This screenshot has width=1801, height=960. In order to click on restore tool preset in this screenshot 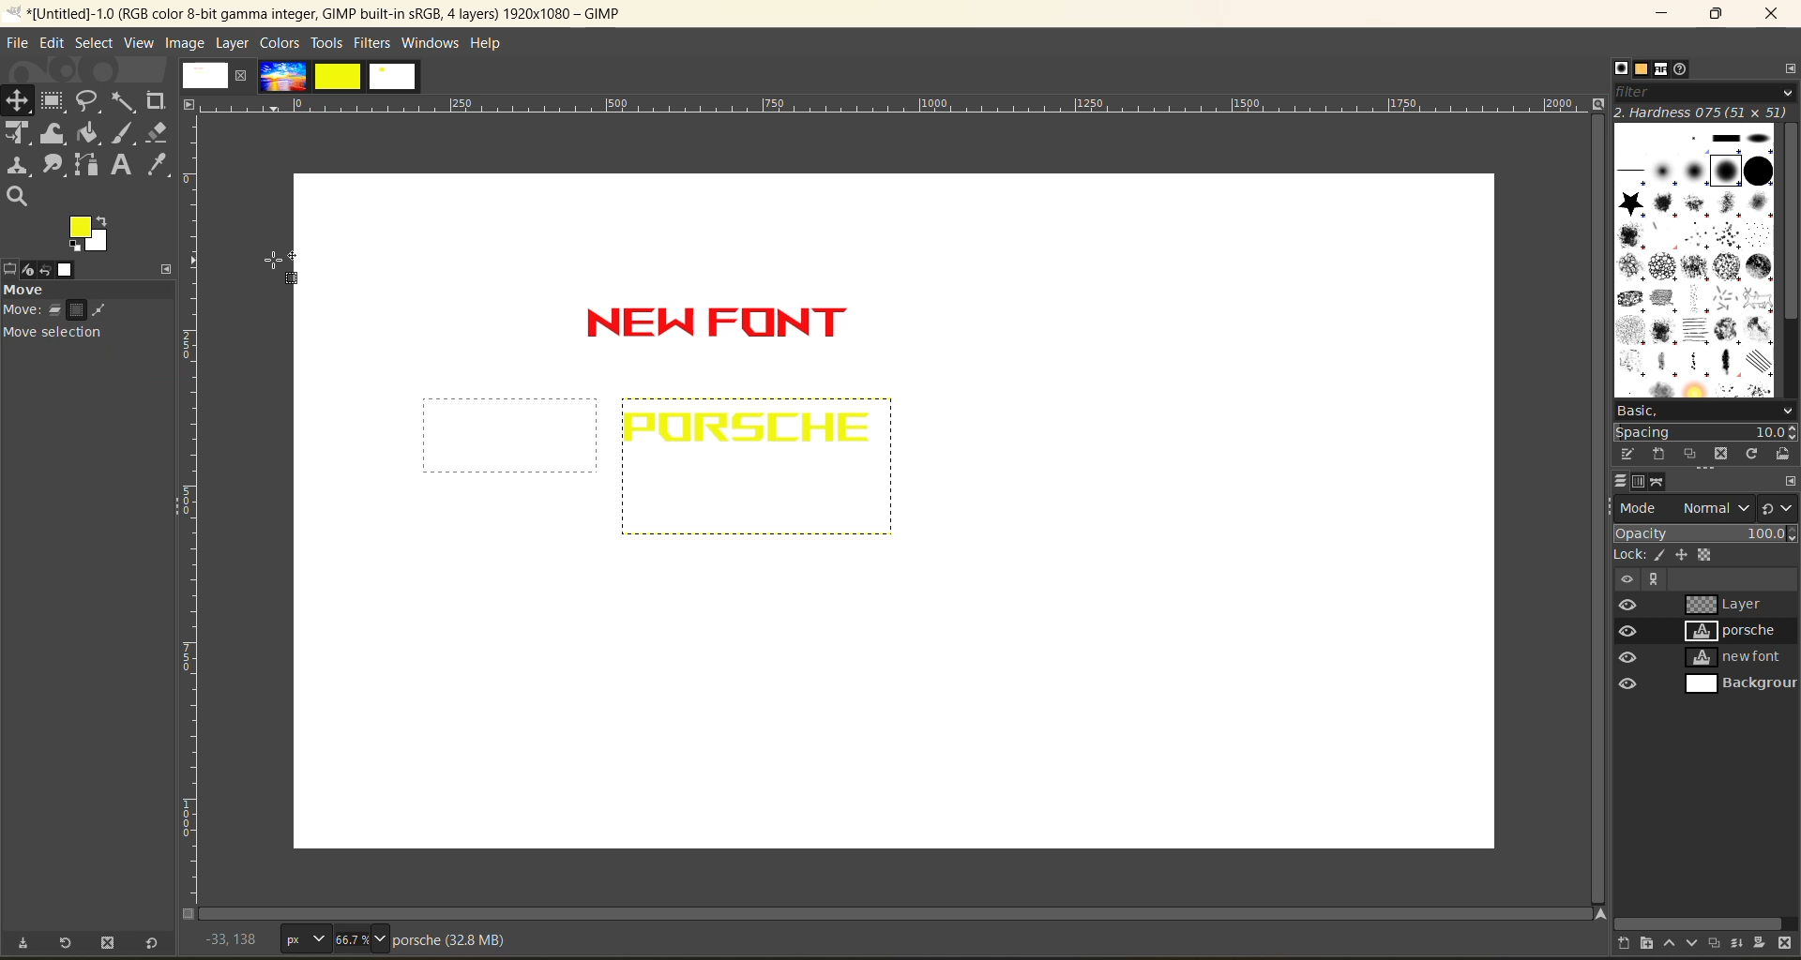, I will do `click(68, 945)`.